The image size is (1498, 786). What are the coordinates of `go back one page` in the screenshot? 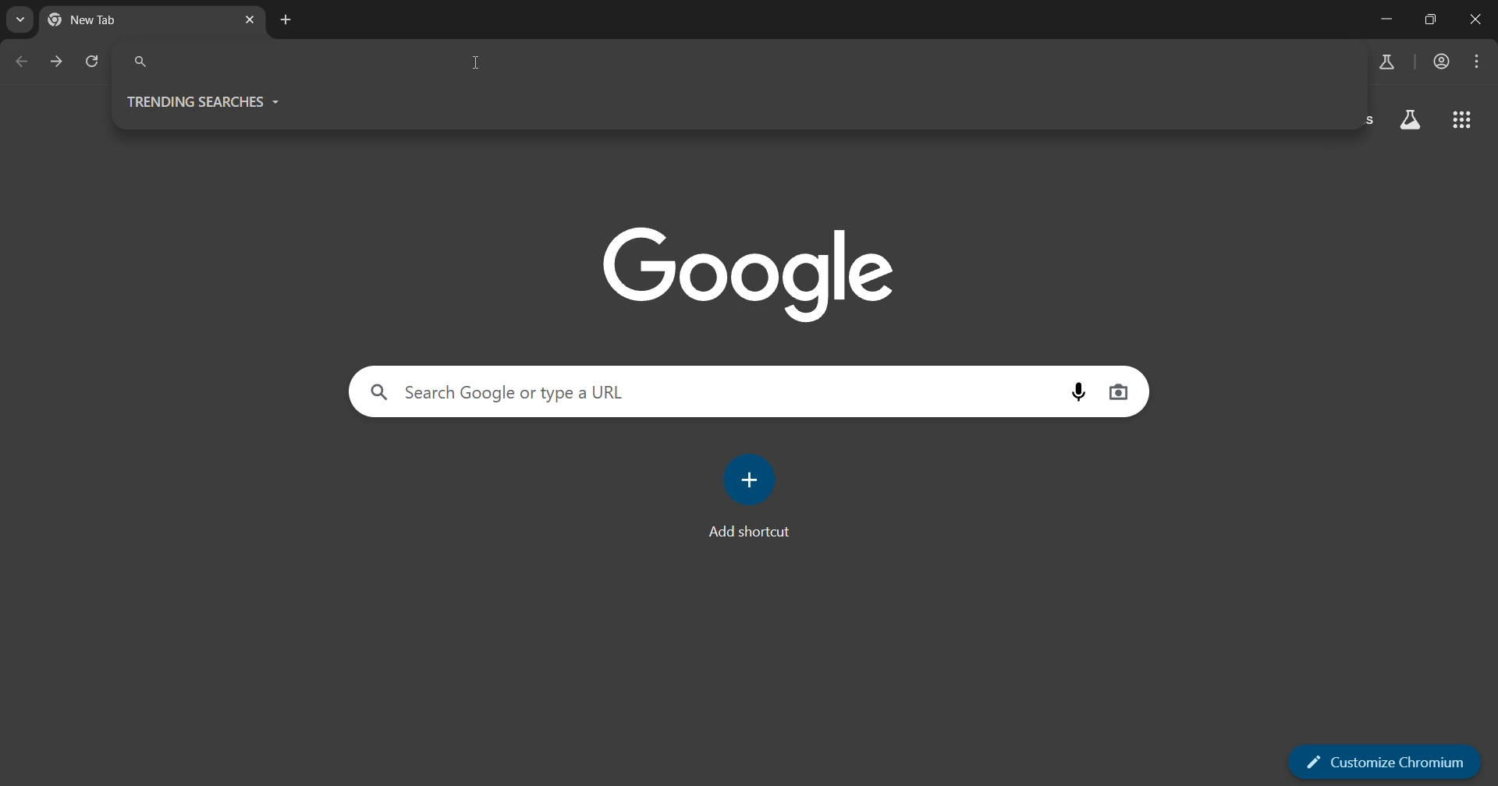 It's located at (18, 61).